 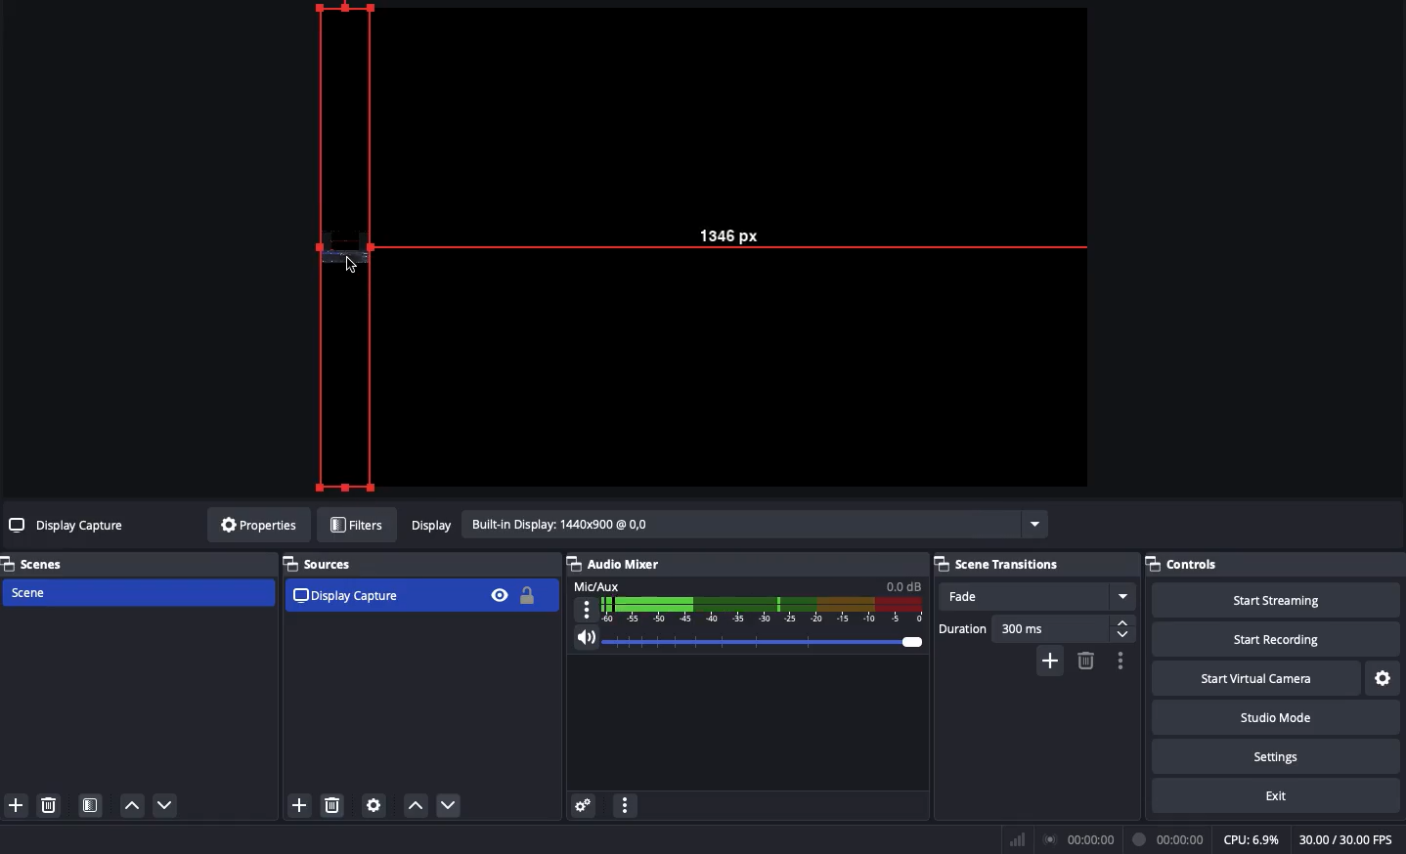 I want to click on Display, so click(x=726, y=527).